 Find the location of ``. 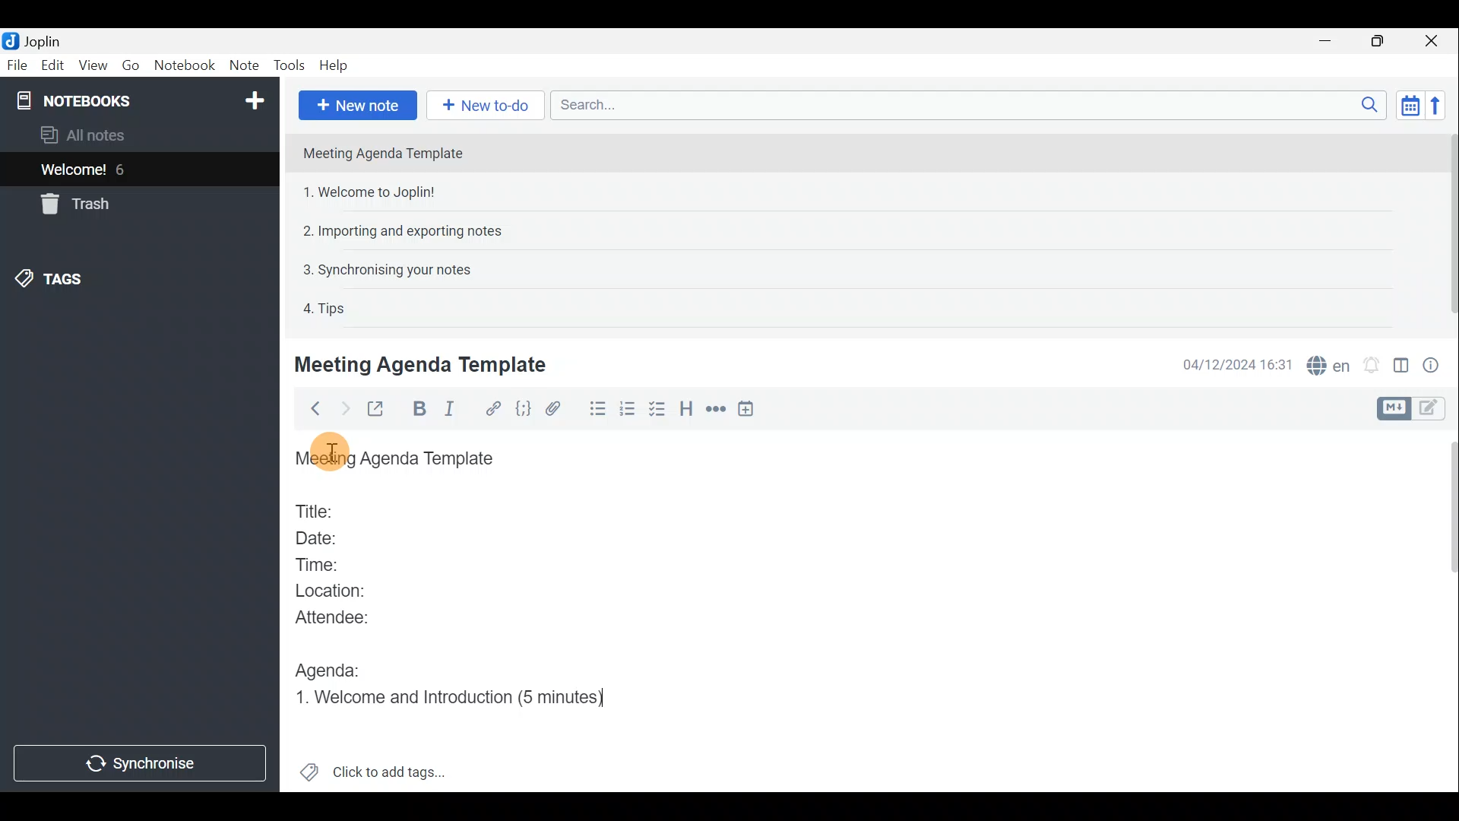

 is located at coordinates (335, 451).